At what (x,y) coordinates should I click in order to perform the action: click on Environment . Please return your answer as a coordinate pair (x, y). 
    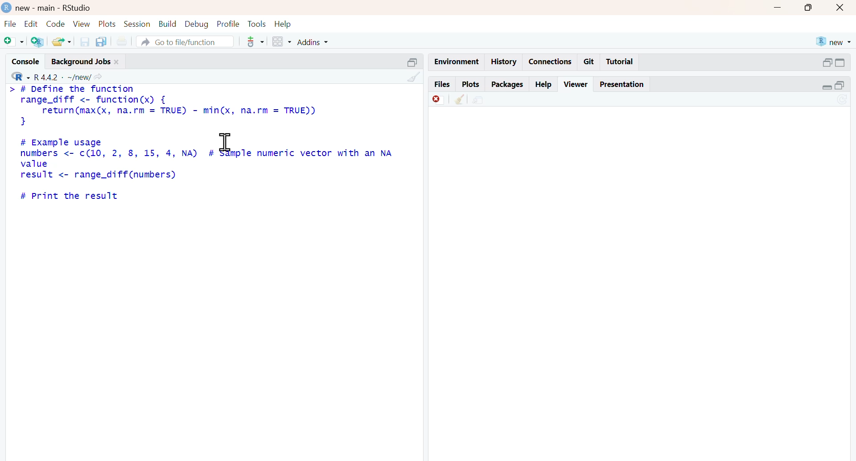
    Looking at the image, I should click on (457, 62).